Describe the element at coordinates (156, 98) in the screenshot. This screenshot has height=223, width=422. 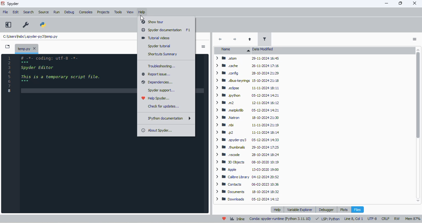
I see `help spyder` at that location.